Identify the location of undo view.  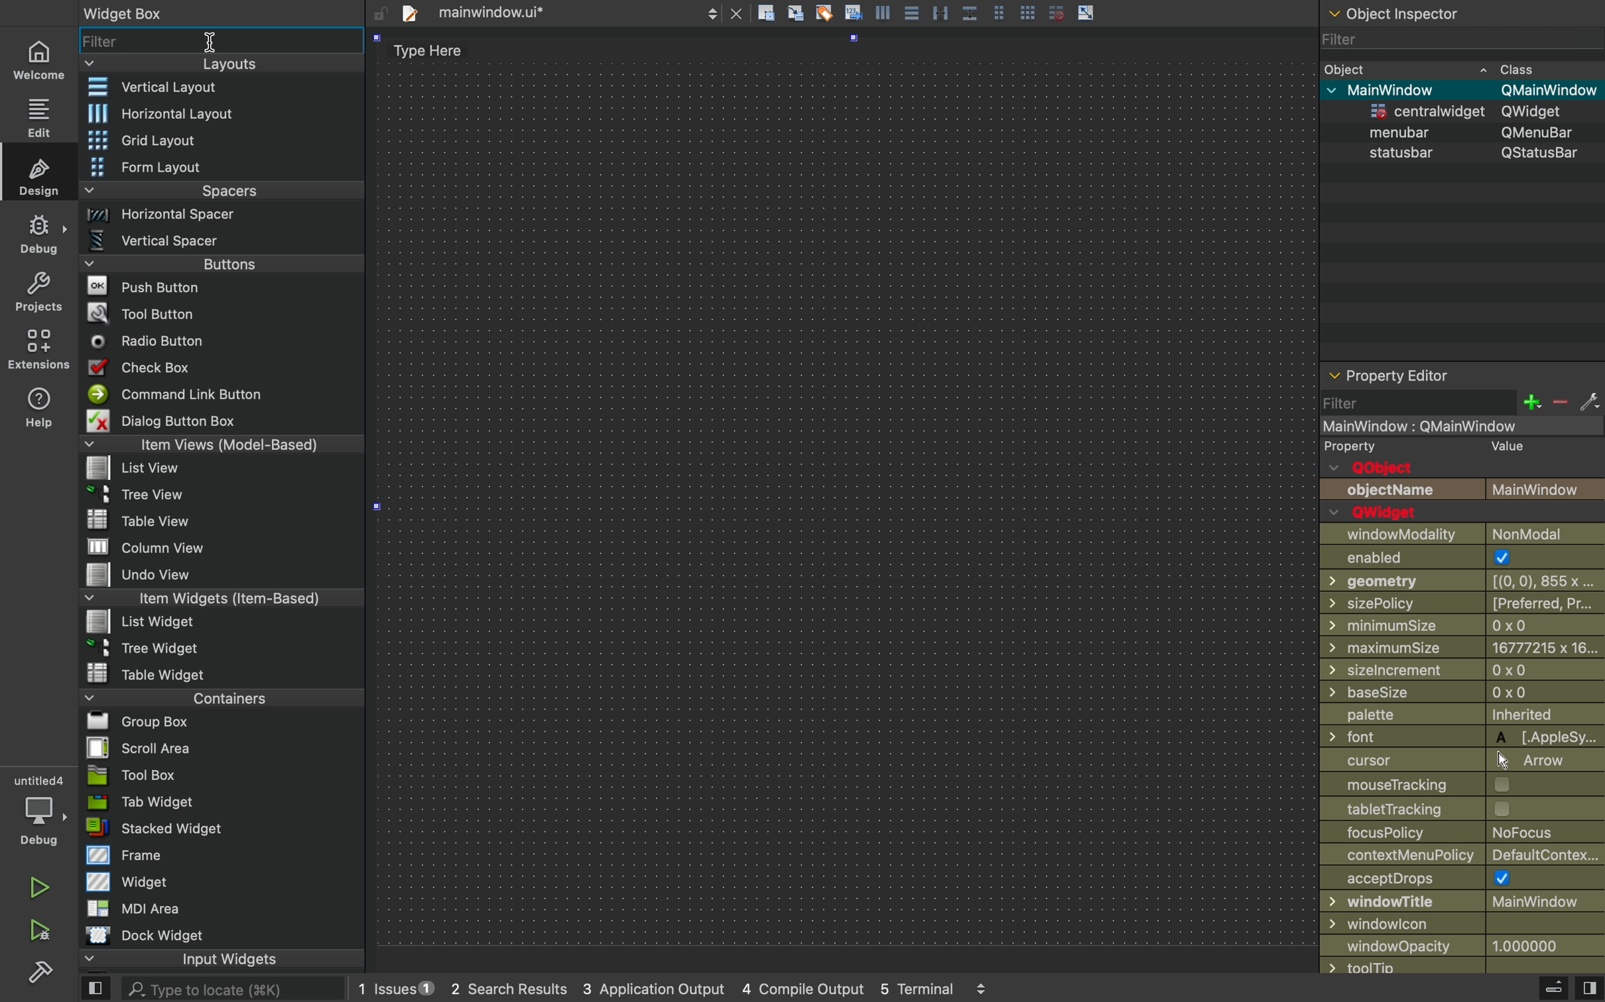
(222, 573).